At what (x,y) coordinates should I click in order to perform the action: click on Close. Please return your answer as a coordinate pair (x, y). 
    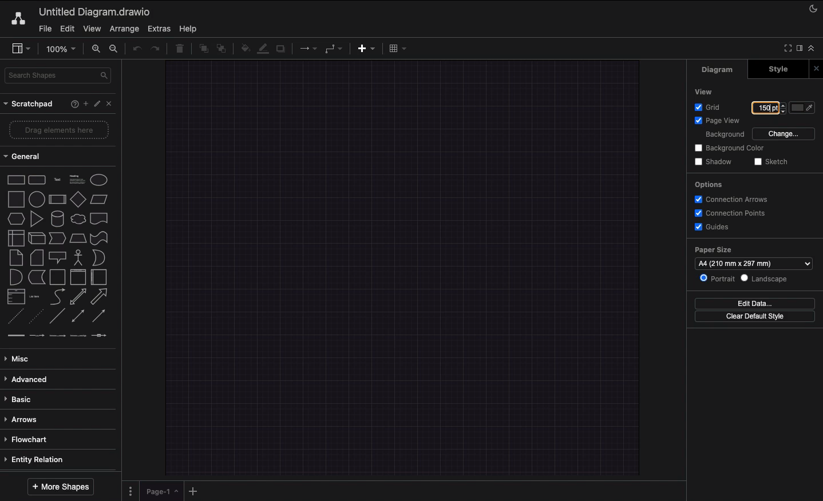
    Looking at the image, I should click on (111, 105).